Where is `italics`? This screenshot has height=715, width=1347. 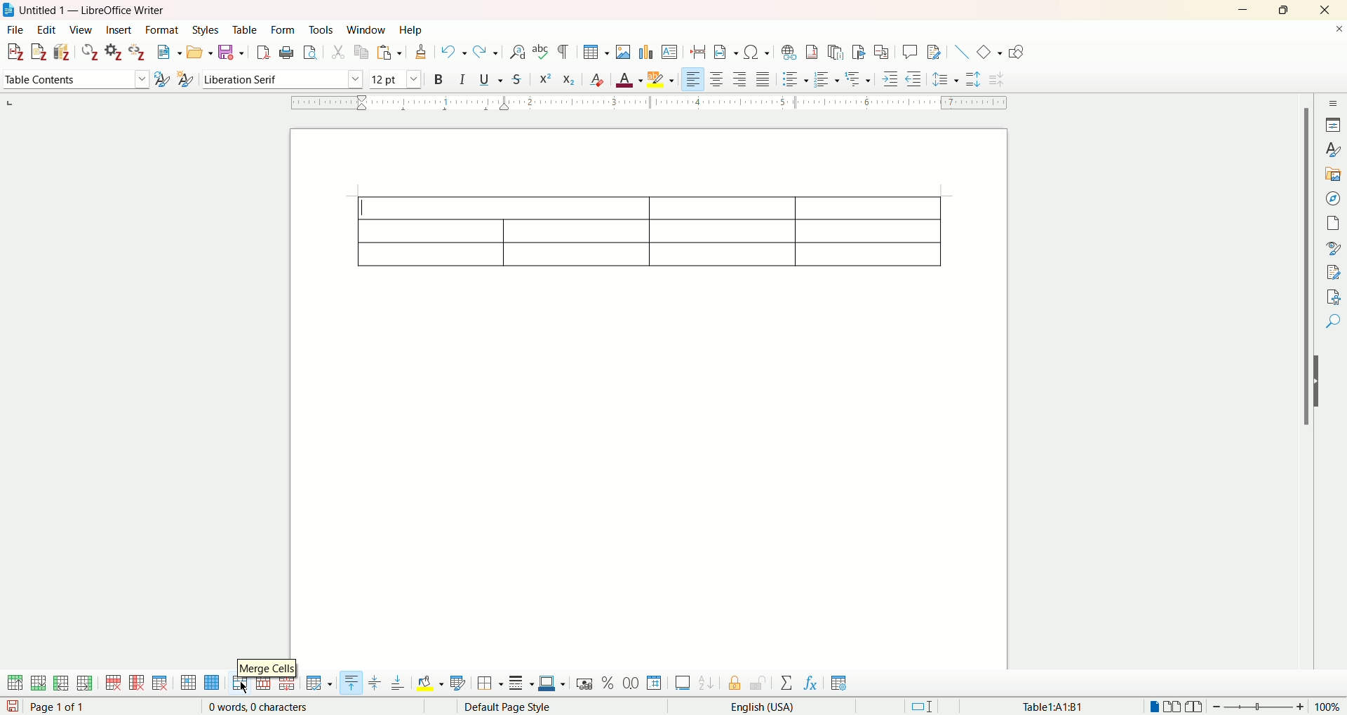 italics is located at coordinates (464, 81).